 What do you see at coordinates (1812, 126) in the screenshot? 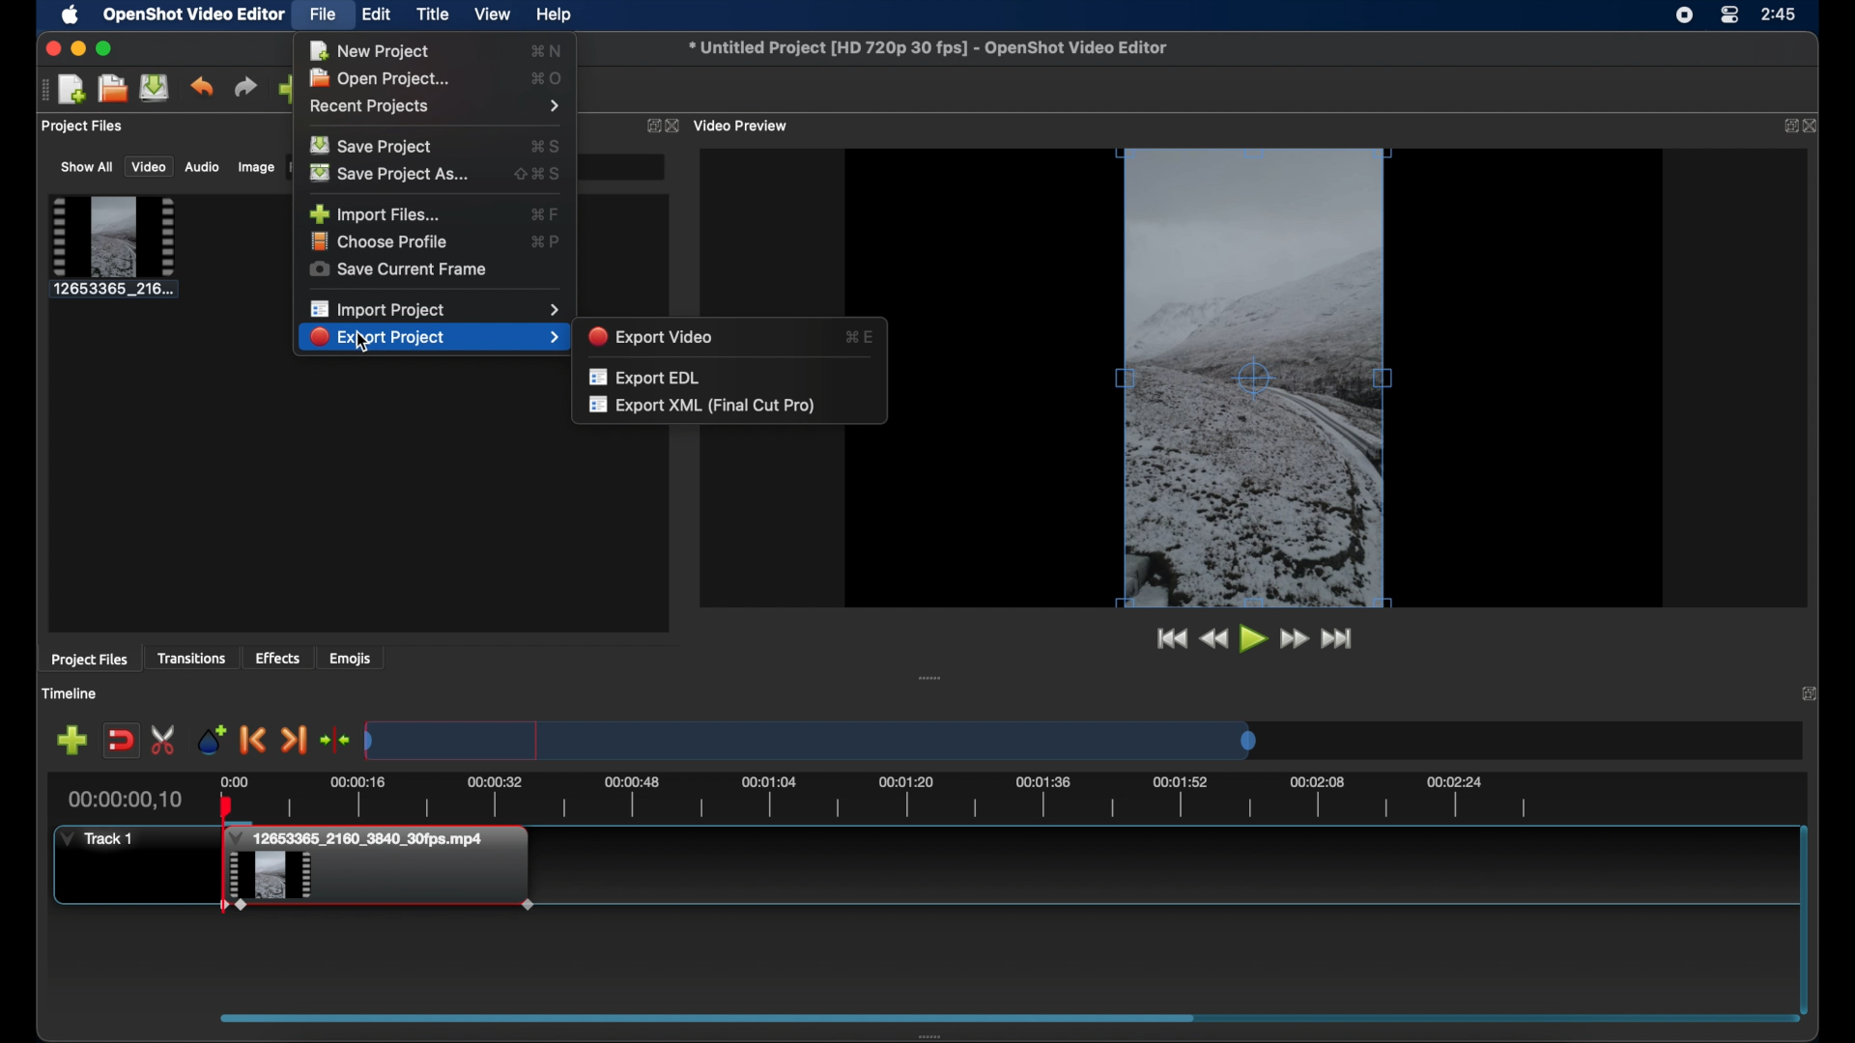
I see `close` at bounding box center [1812, 126].